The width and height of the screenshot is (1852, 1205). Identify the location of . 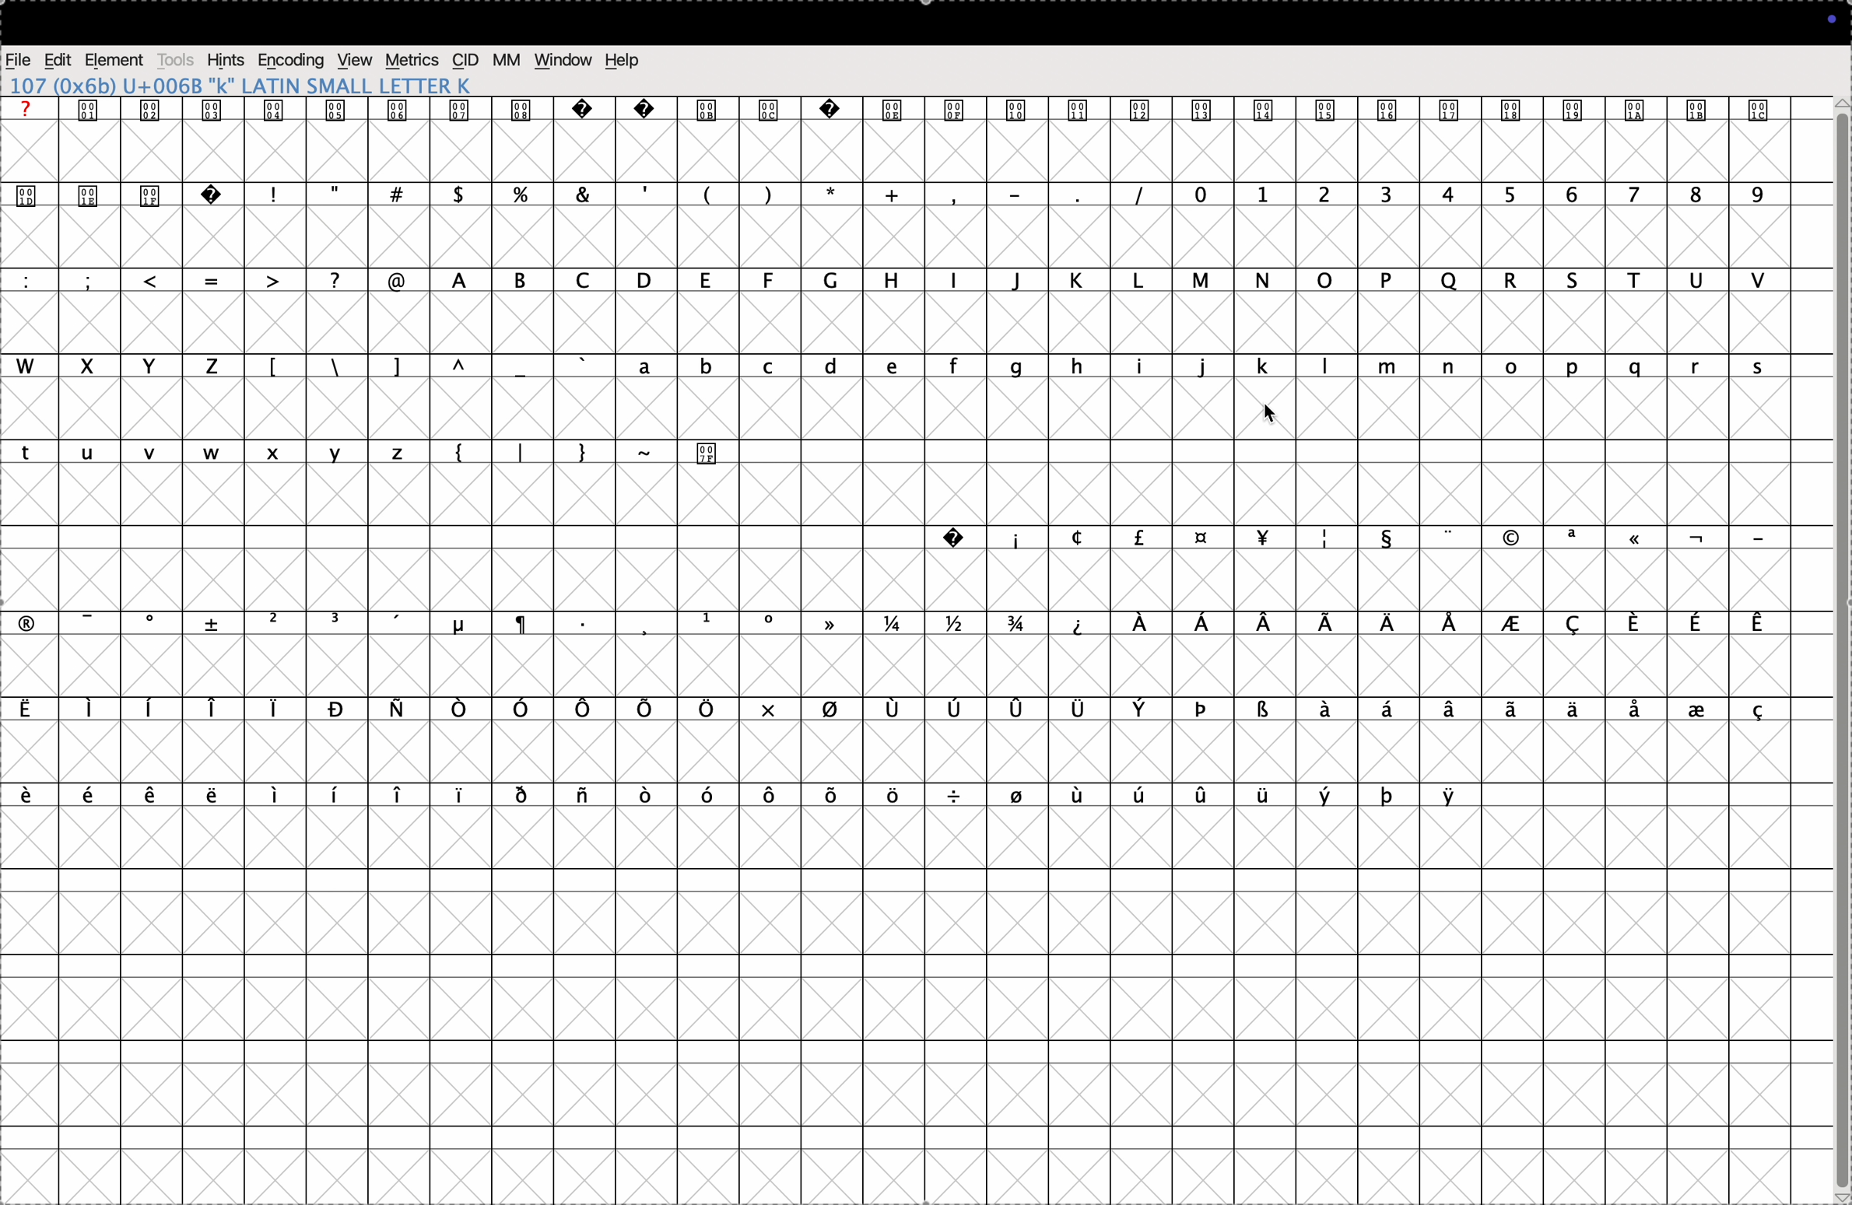
(272, 453).